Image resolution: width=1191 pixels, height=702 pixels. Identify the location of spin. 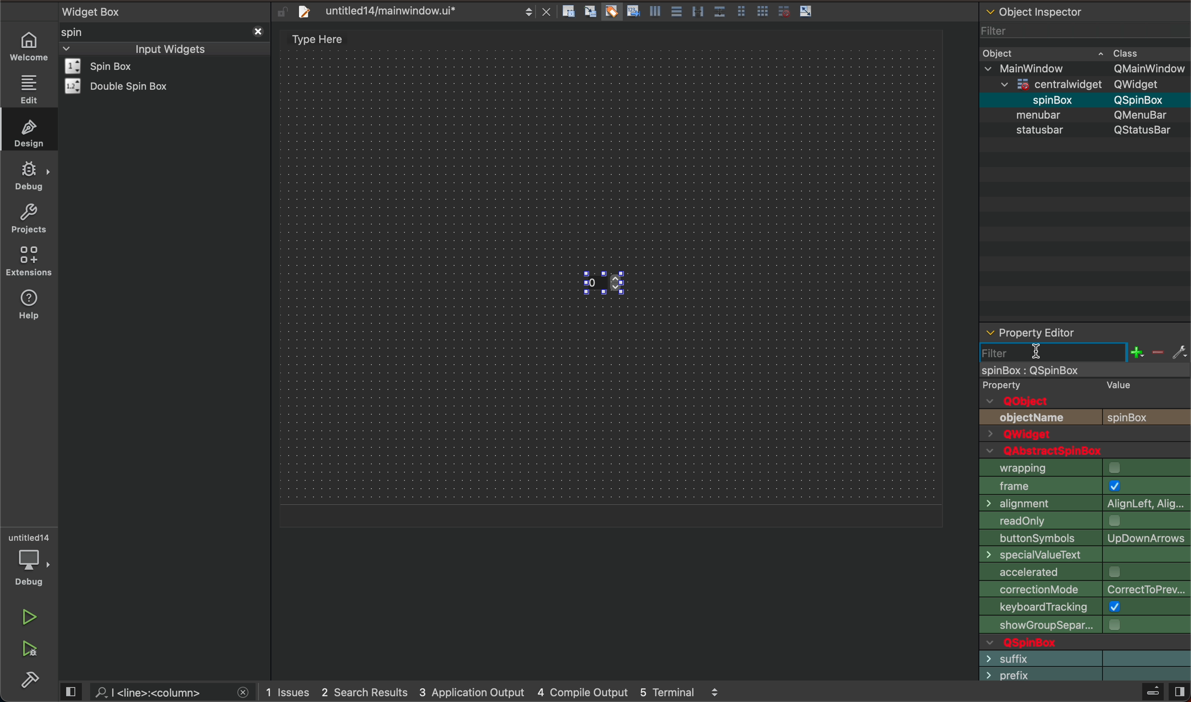
(88, 32).